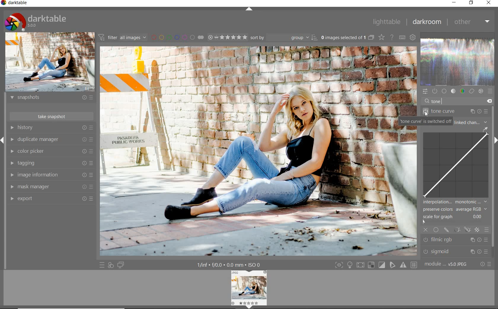 This screenshot has width=498, height=309. What do you see at coordinates (50, 186) in the screenshot?
I see `mask manager` at bounding box center [50, 186].